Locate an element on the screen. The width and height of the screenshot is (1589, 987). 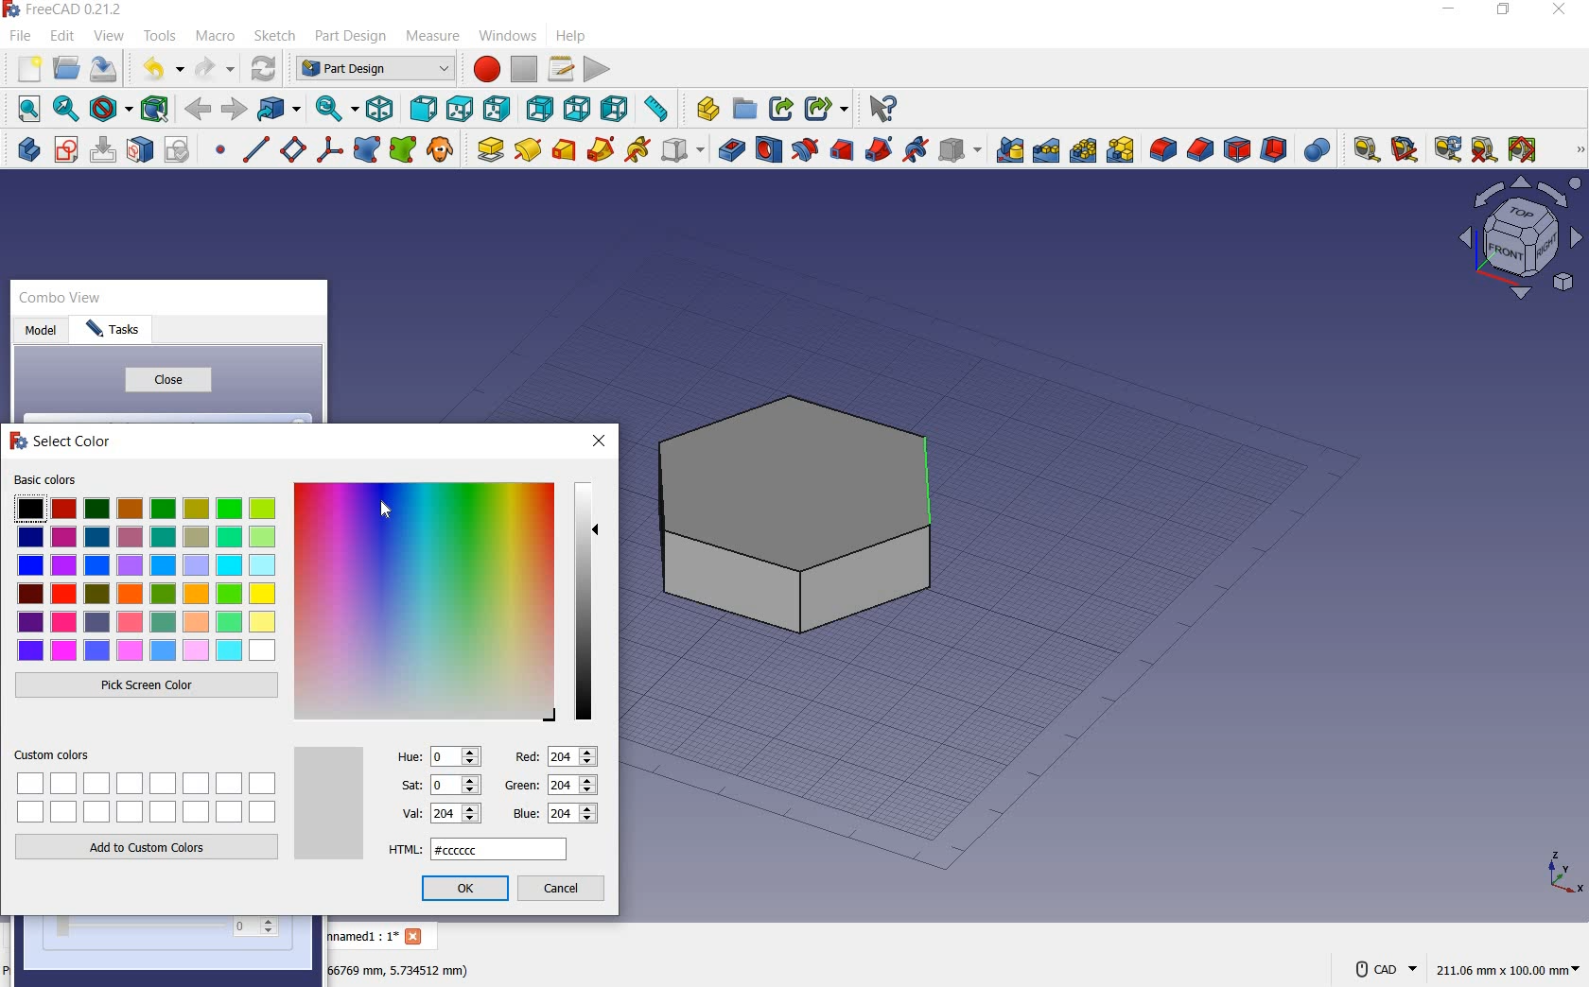
Workbench layout is located at coordinates (1475, 246).